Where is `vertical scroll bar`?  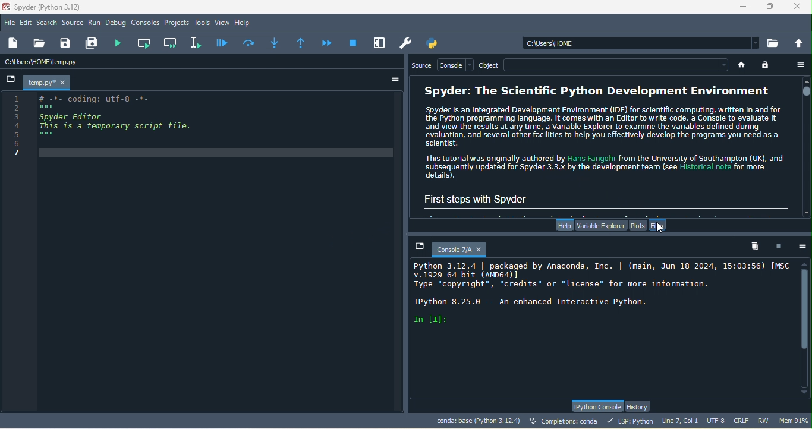 vertical scroll bar is located at coordinates (805, 145).